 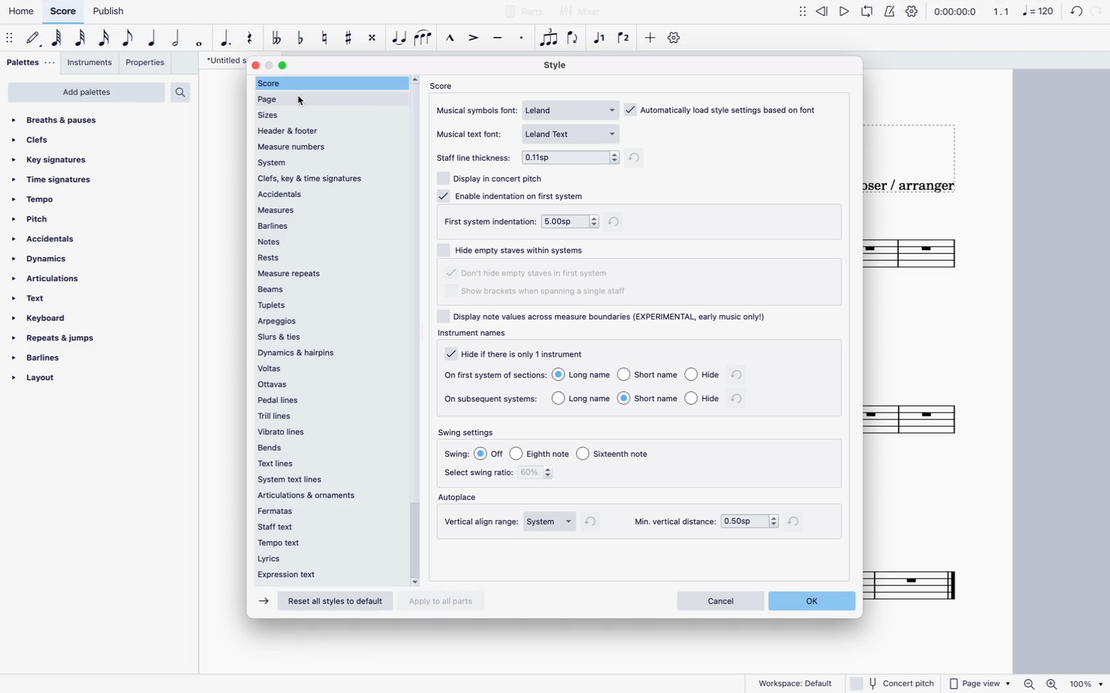 What do you see at coordinates (674, 520) in the screenshot?
I see `min. vertical distance` at bounding box center [674, 520].